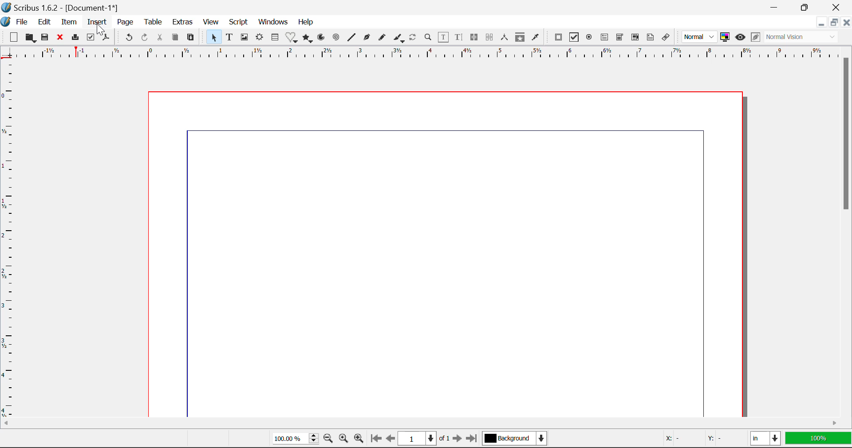 Image resolution: width=852 pixels, height=448 pixels. I want to click on Preflight Verifier, so click(91, 39).